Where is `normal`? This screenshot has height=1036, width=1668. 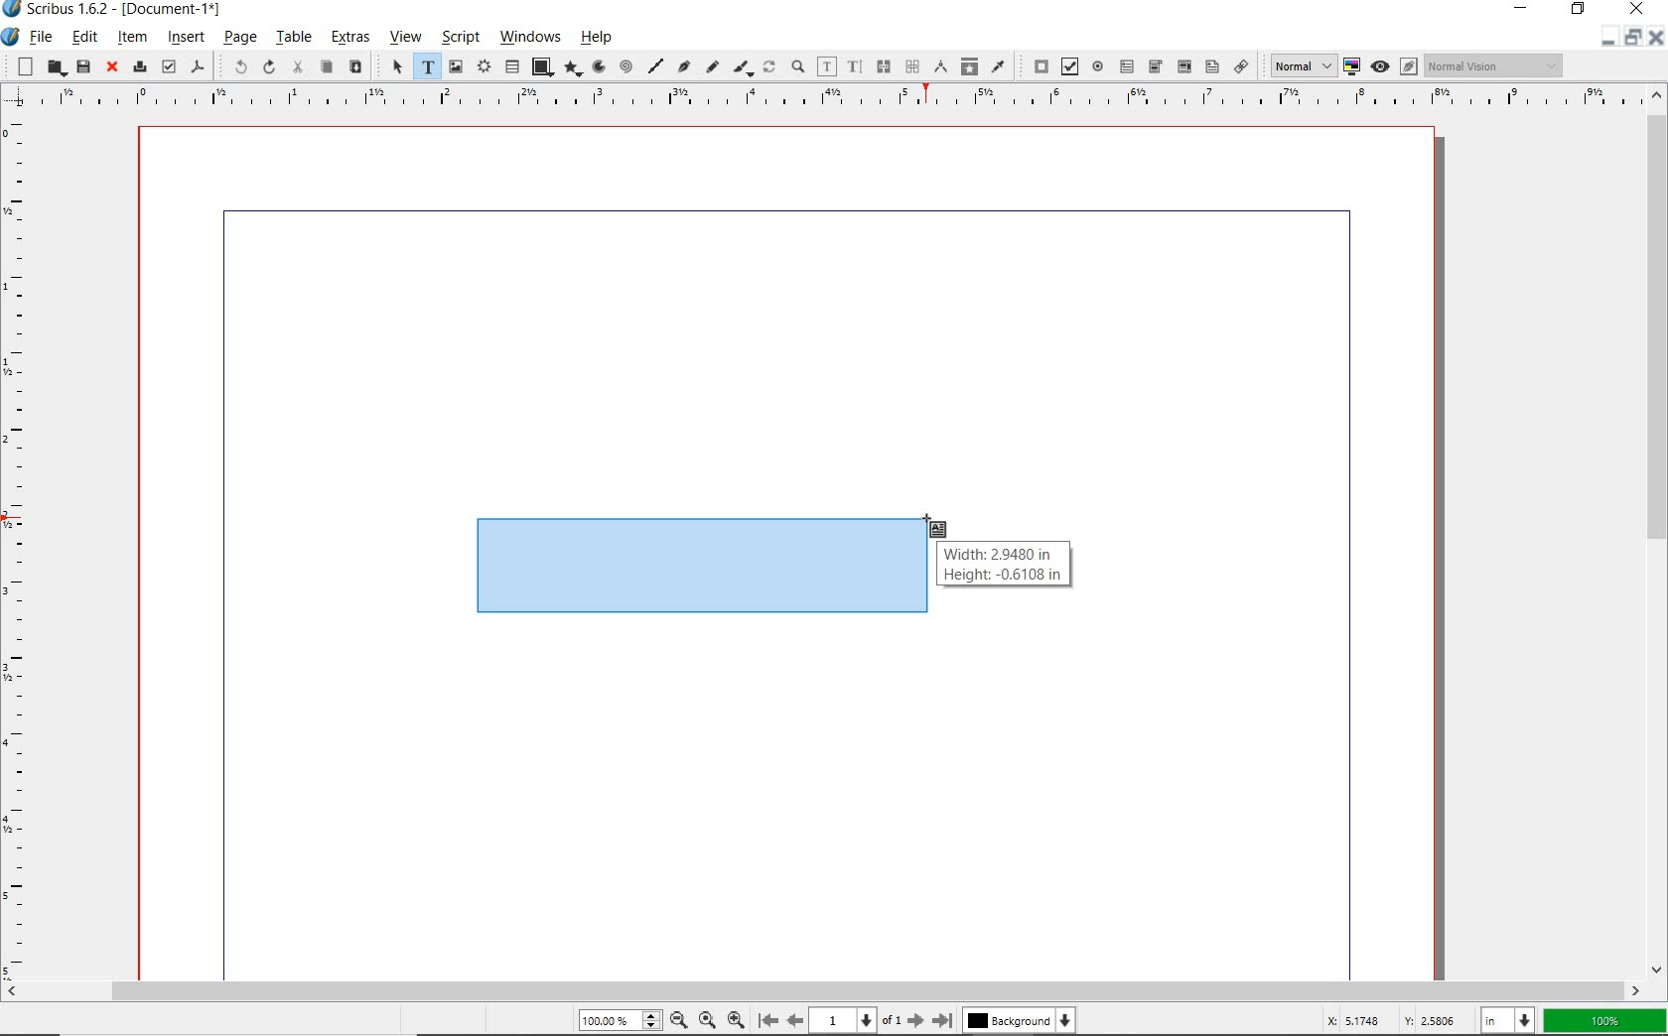
normal is located at coordinates (1300, 65).